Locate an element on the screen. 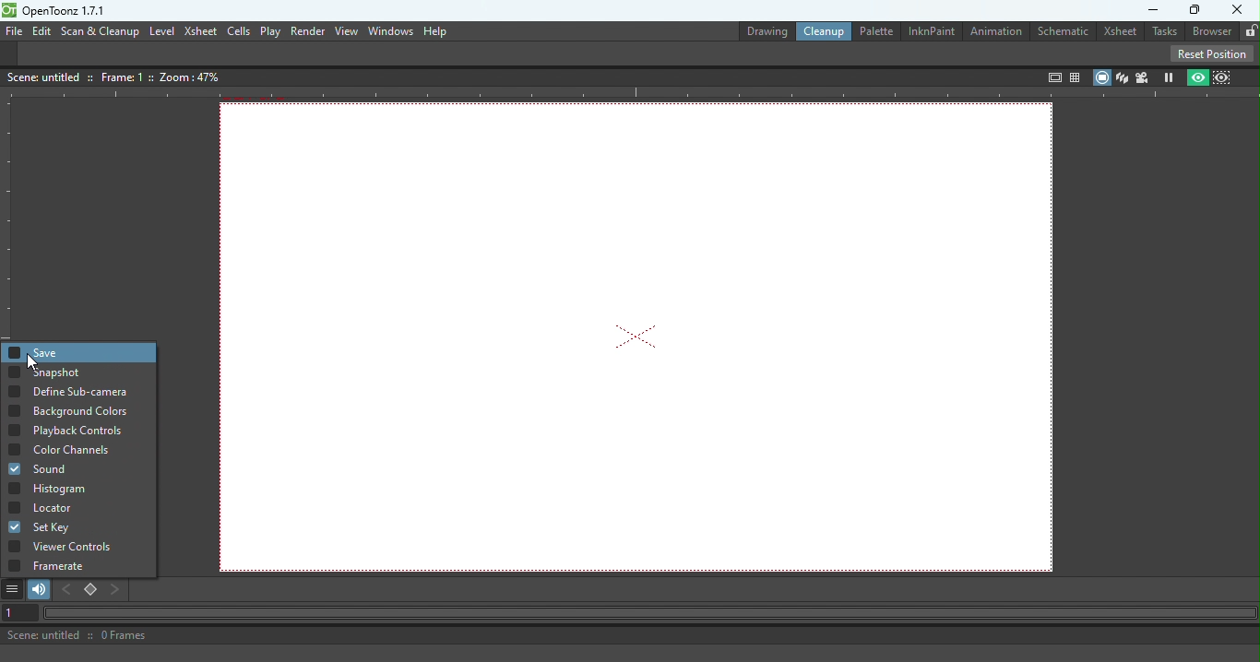  Cursor is located at coordinates (32, 364).